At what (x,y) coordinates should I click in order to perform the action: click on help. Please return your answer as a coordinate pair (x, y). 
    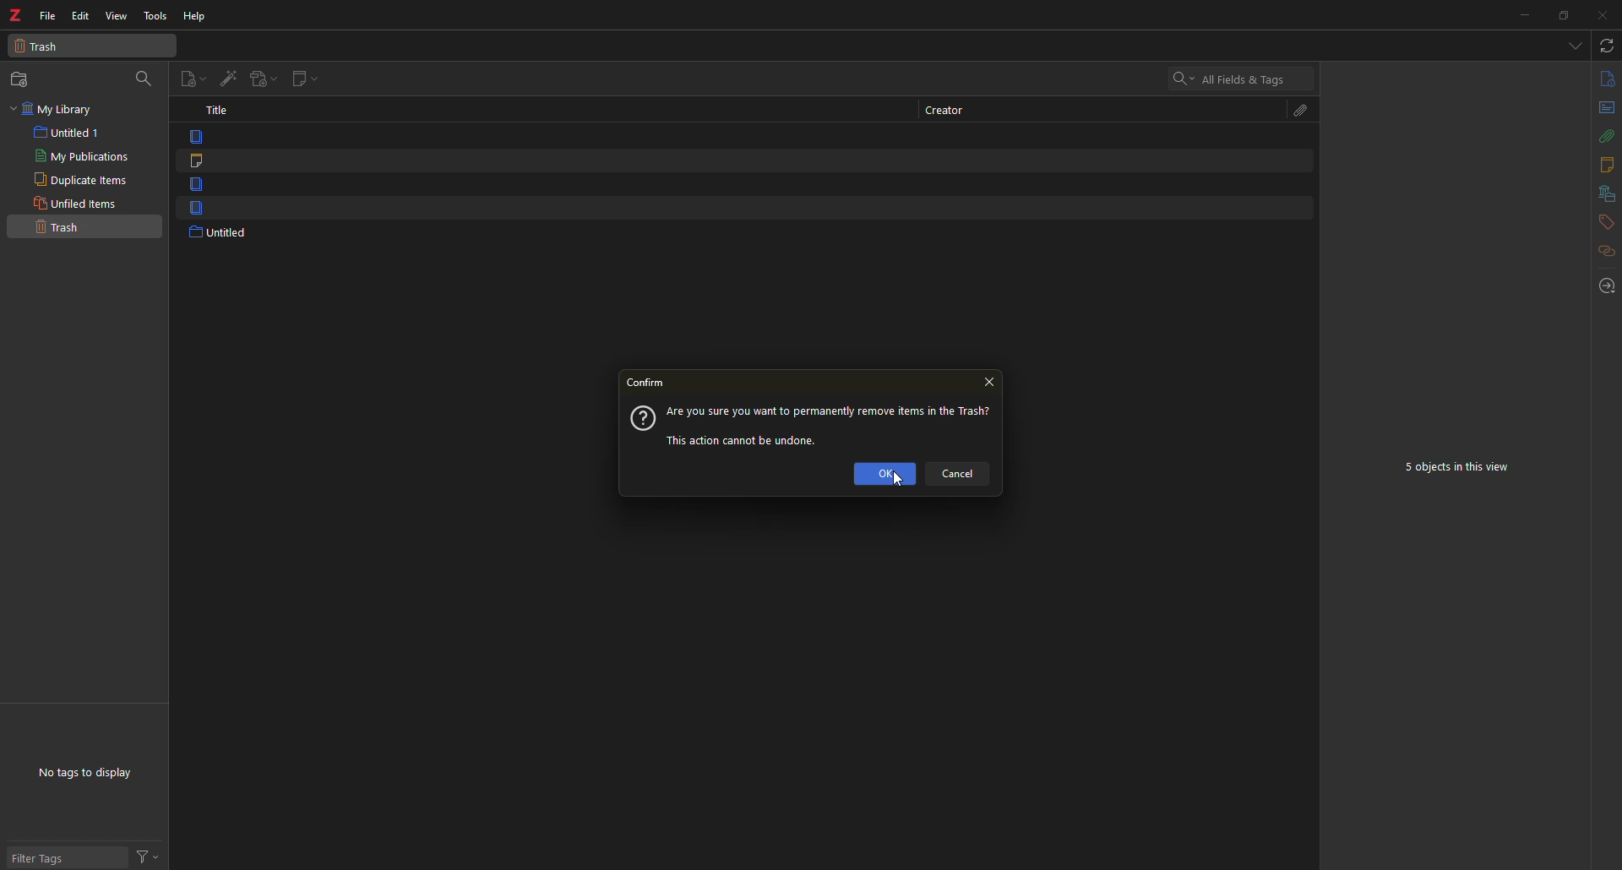
    Looking at the image, I should click on (195, 17).